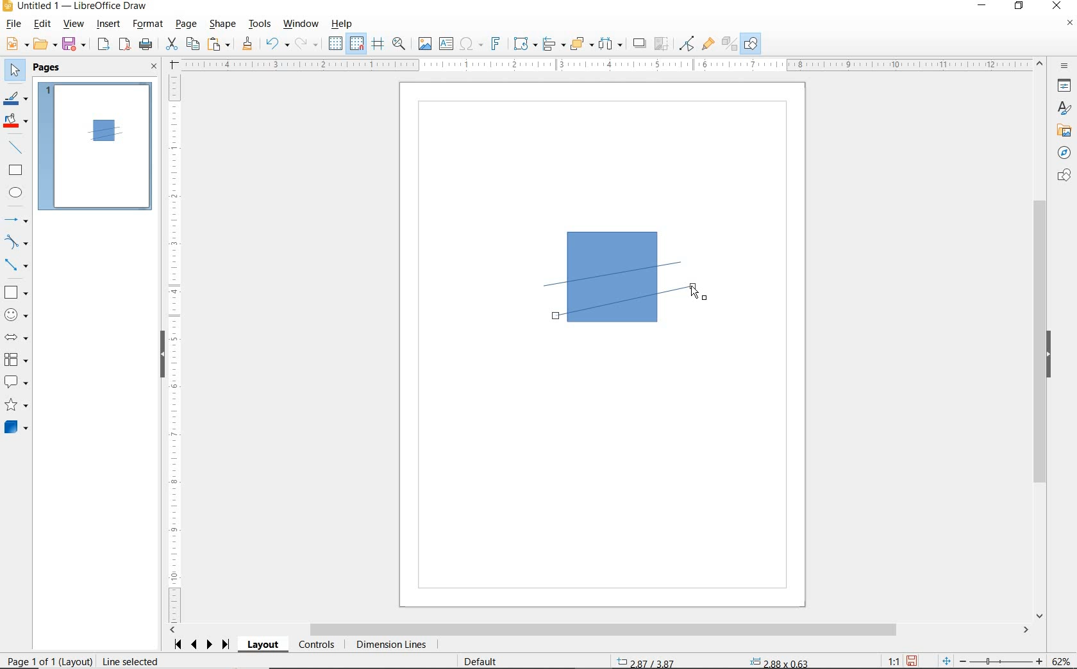  I want to click on SCALING FACTOR, so click(889, 658).